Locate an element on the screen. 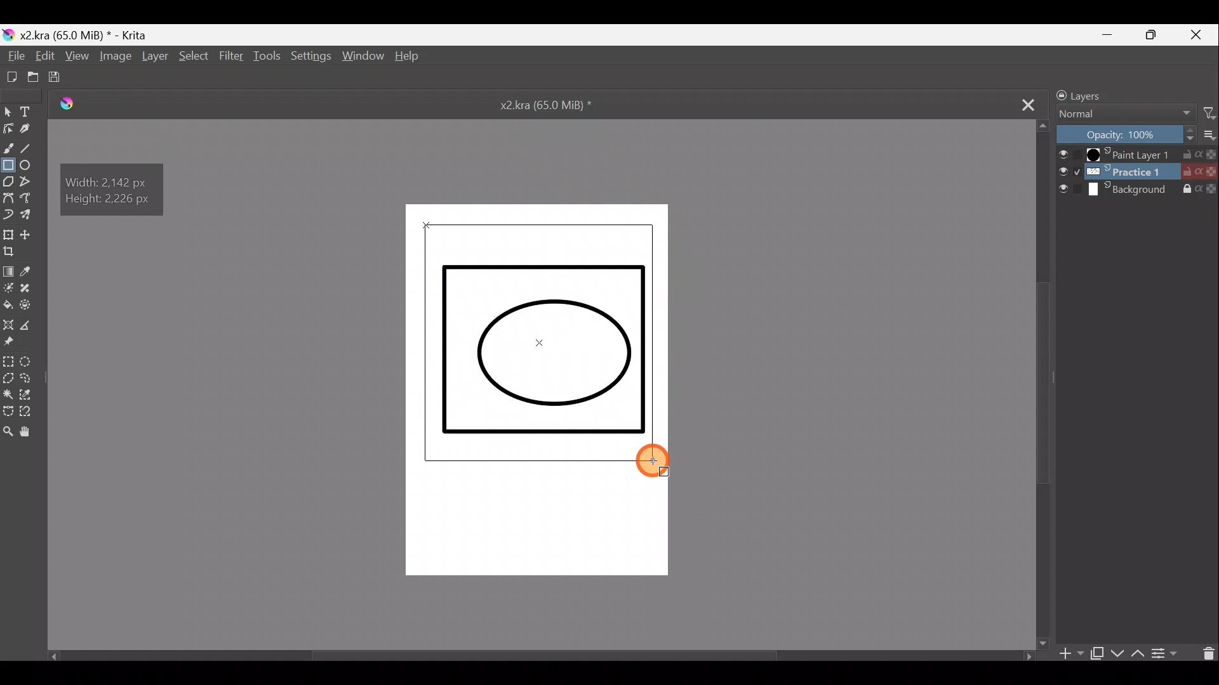 Image resolution: width=1219 pixels, height=685 pixels. Polygonal selection tool is located at coordinates (8, 381).